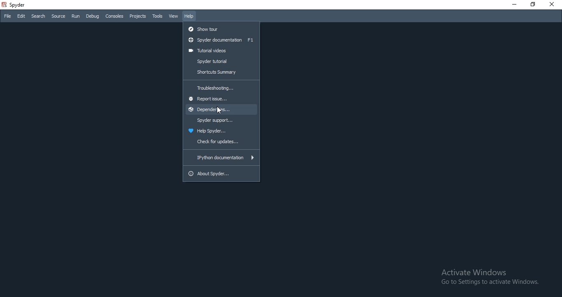 This screenshot has width=562, height=297. Describe the element at coordinates (221, 88) in the screenshot. I see `troubleshooting` at that location.